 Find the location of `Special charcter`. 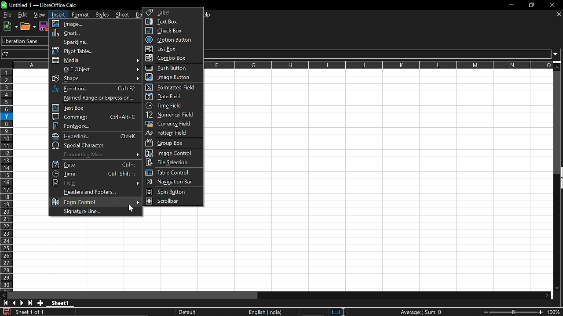

Special charcter is located at coordinates (95, 146).